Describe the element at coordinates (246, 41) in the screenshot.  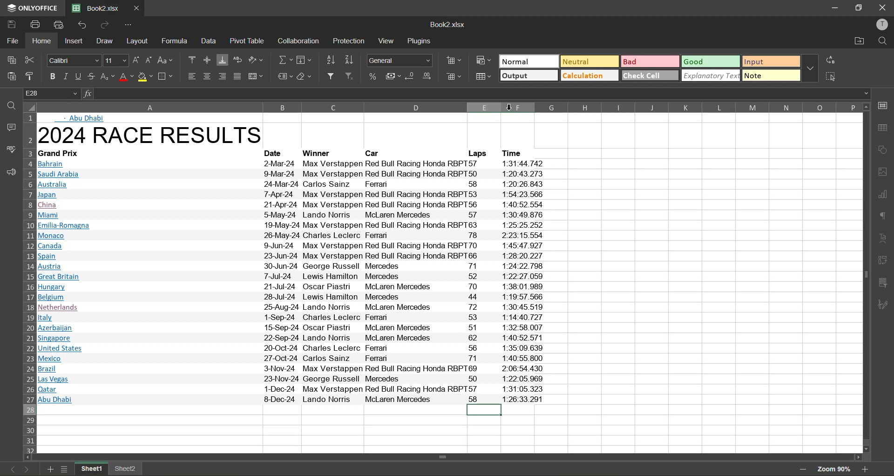
I see `pivot table` at that location.